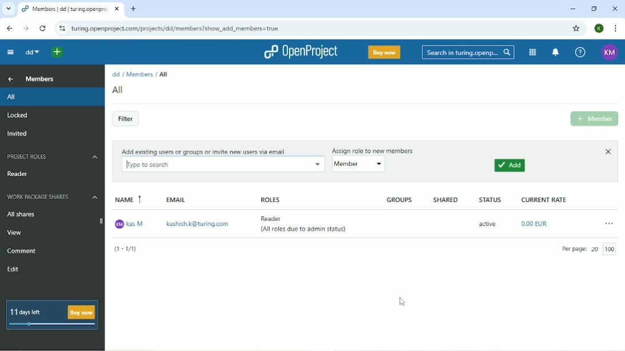  Describe the element at coordinates (129, 224) in the screenshot. I see `kas M` at that location.